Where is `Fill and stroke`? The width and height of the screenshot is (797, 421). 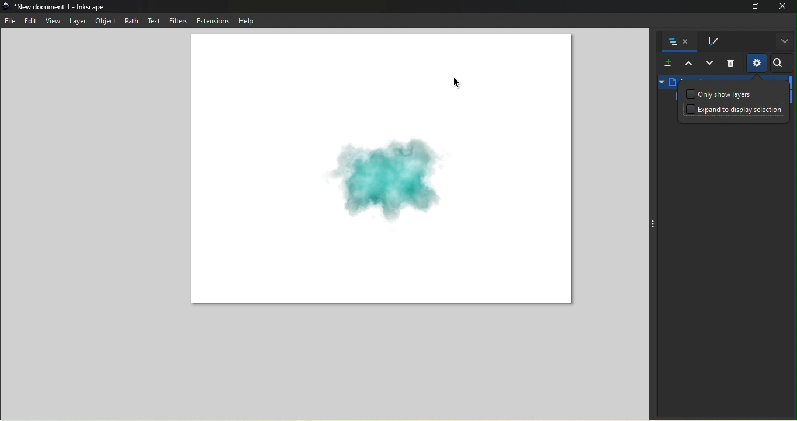
Fill and stroke is located at coordinates (709, 42).